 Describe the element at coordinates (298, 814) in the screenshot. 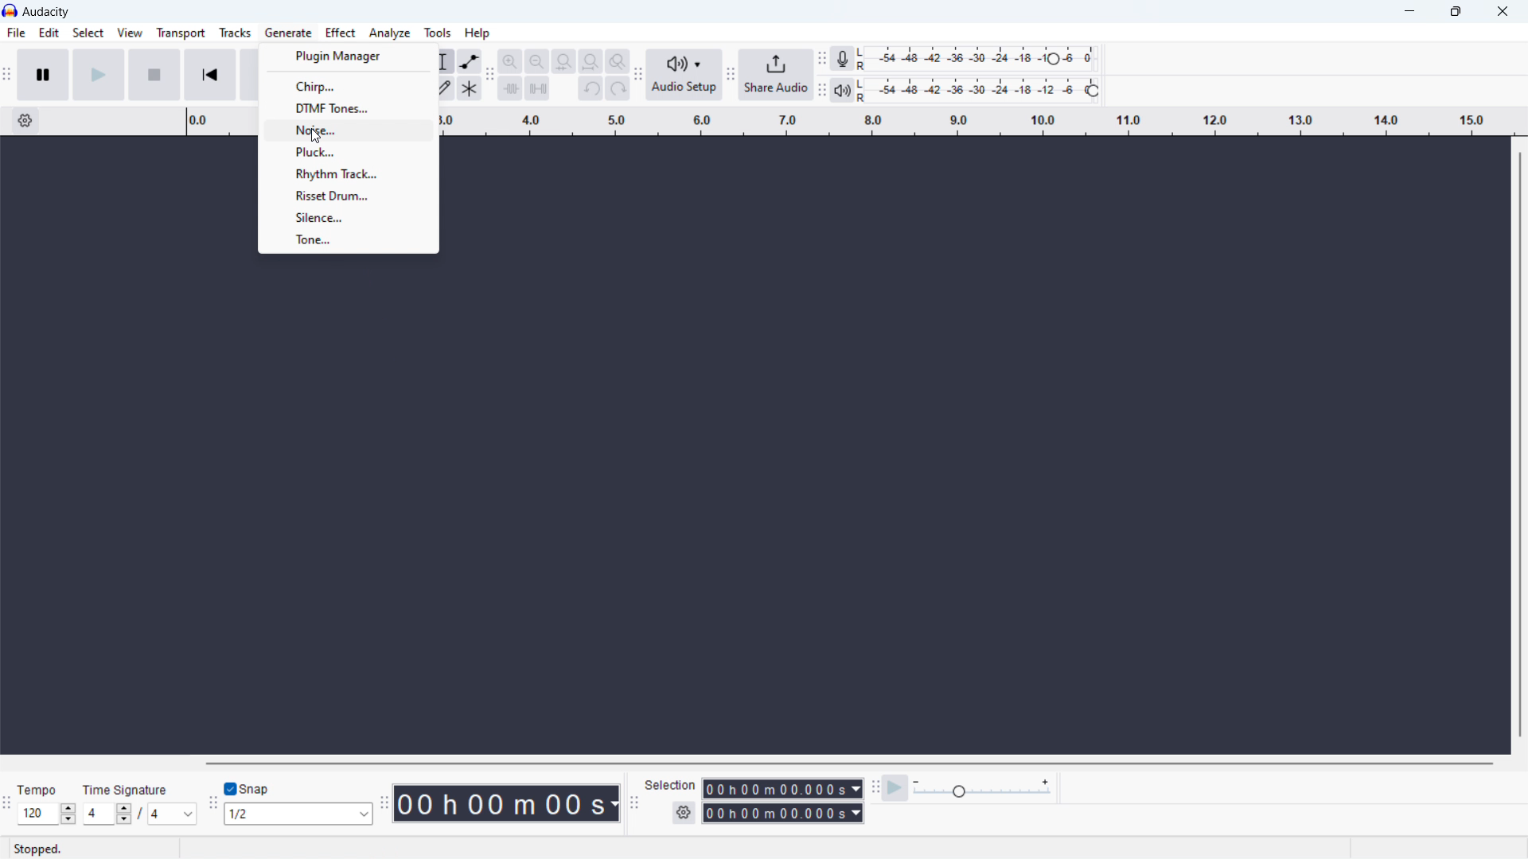

I see `select snapping` at that location.